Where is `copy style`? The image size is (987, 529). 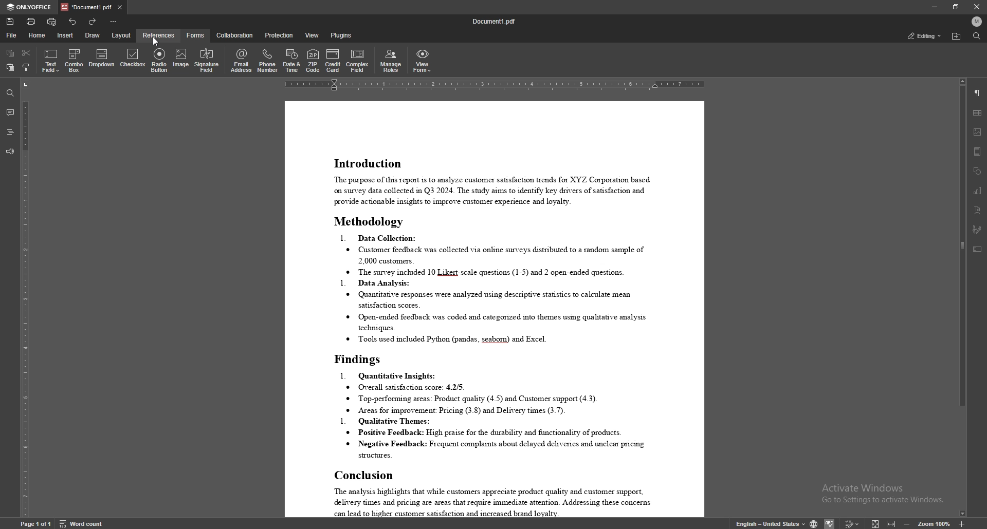 copy style is located at coordinates (25, 68).